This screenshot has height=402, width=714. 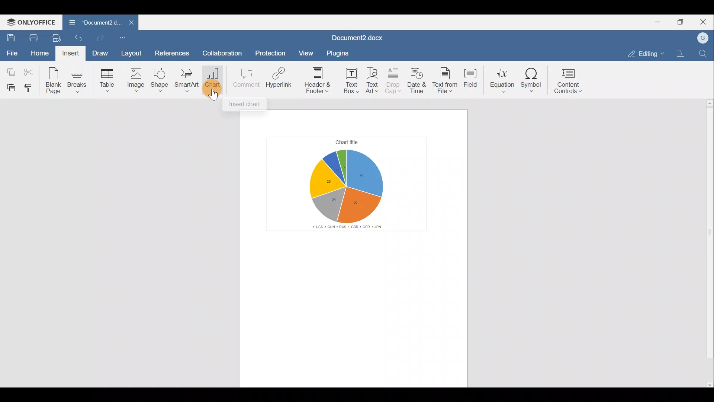 What do you see at coordinates (212, 98) in the screenshot?
I see `Cursor on chart` at bounding box center [212, 98].